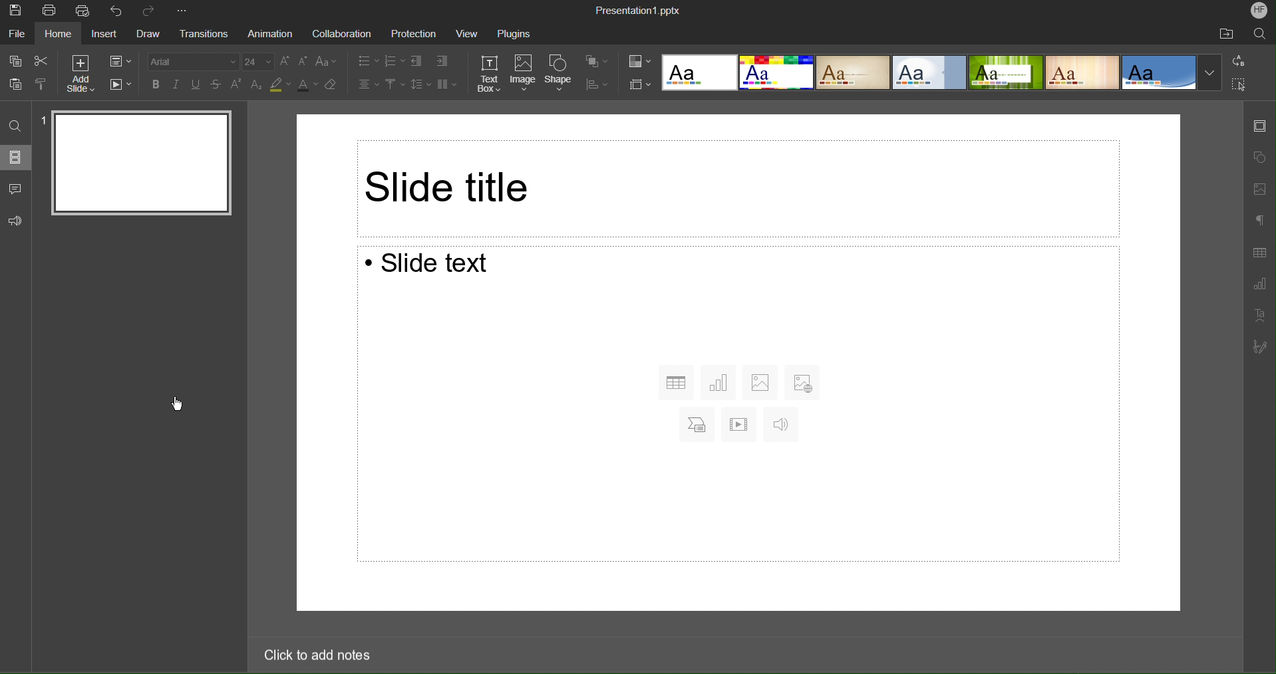  What do you see at coordinates (1261, 189) in the screenshot?
I see `Image Settings` at bounding box center [1261, 189].